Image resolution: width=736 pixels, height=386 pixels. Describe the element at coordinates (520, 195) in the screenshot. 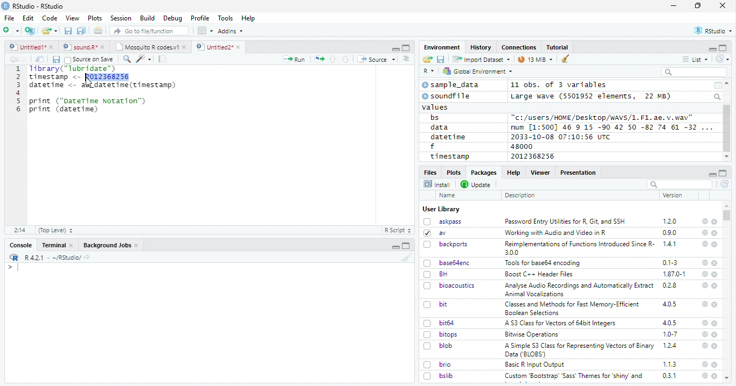

I see `Description` at that location.